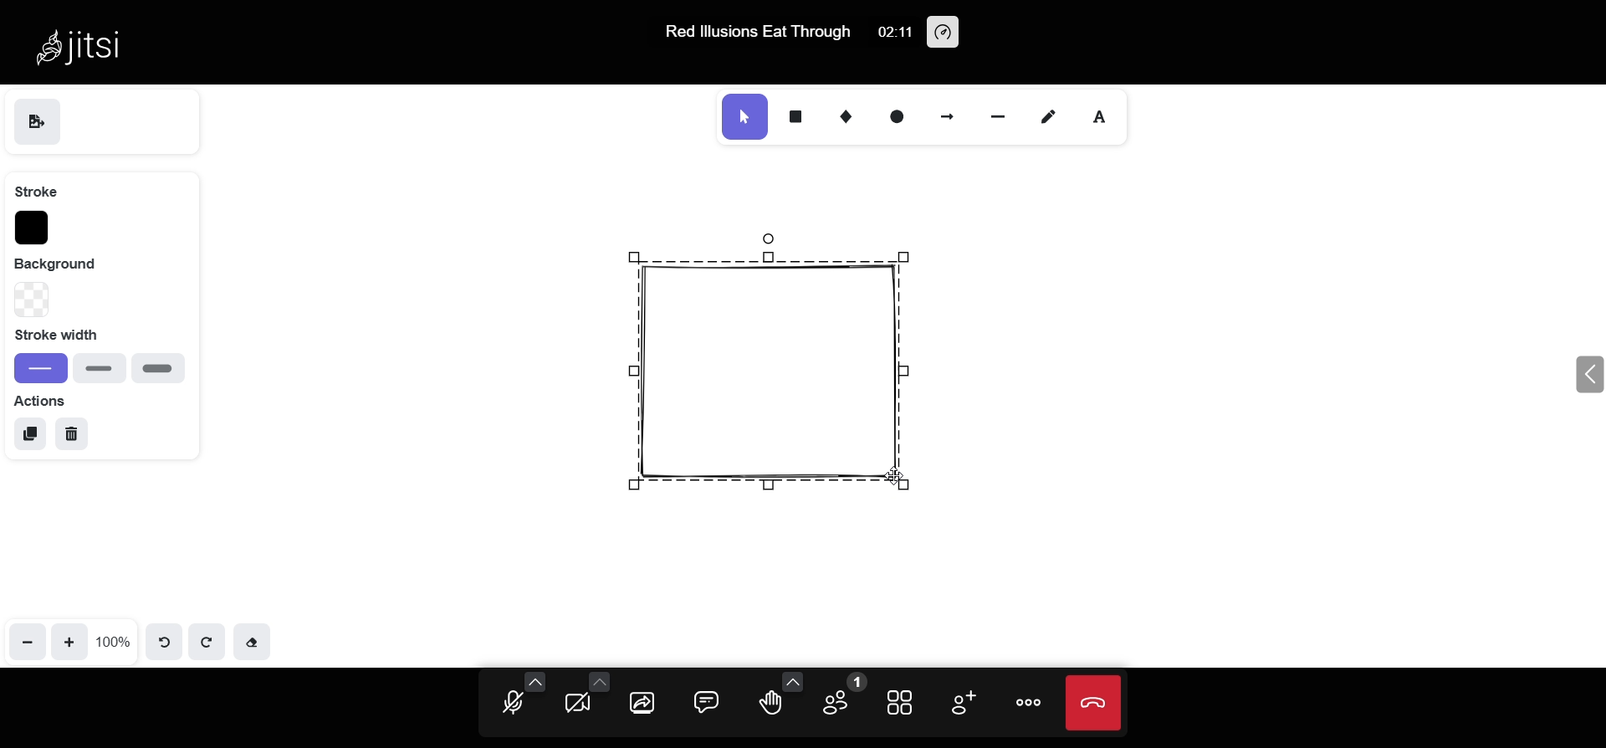  Describe the element at coordinates (115, 639) in the screenshot. I see `100%` at that location.